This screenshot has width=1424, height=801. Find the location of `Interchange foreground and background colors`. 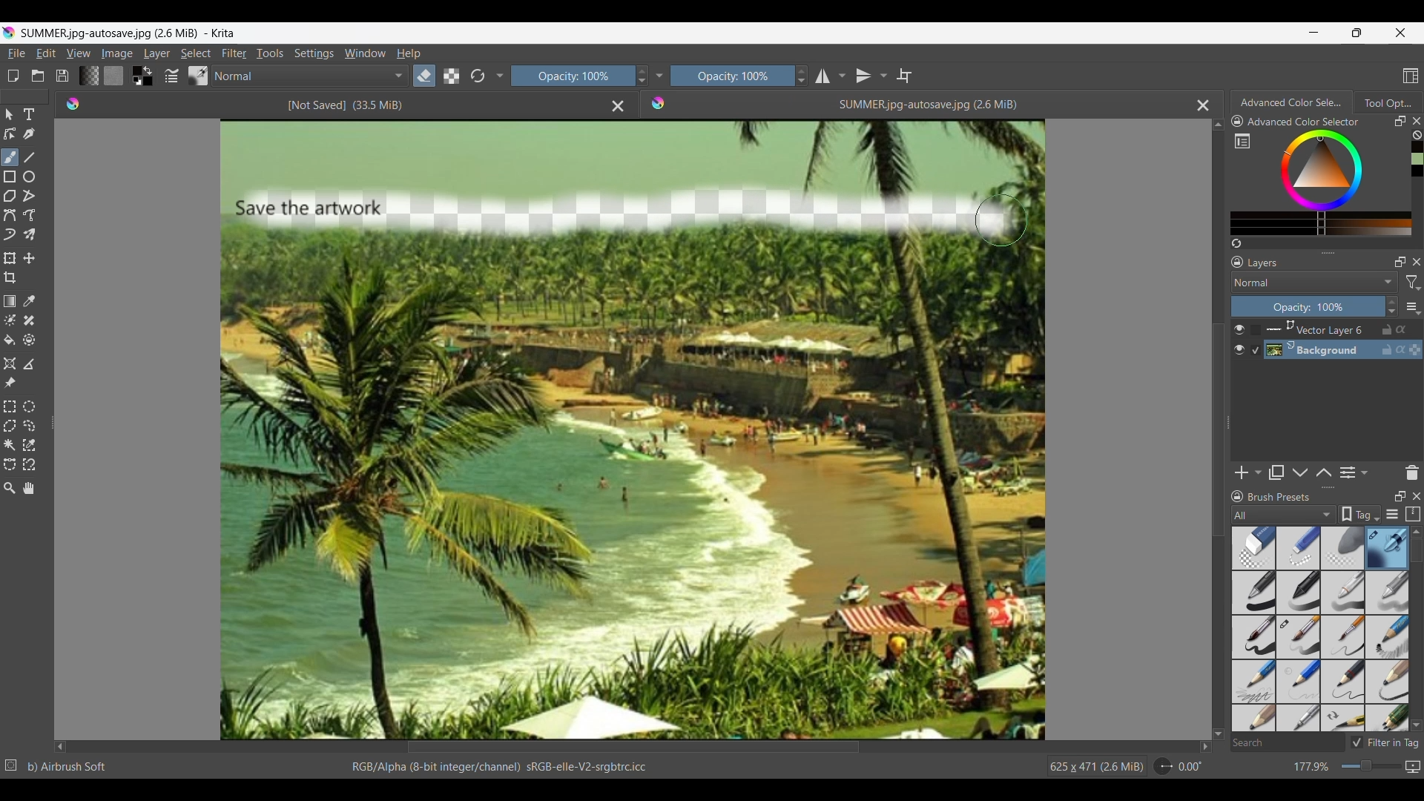

Interchange foreground and background colors is located at coordinates (150, 70).